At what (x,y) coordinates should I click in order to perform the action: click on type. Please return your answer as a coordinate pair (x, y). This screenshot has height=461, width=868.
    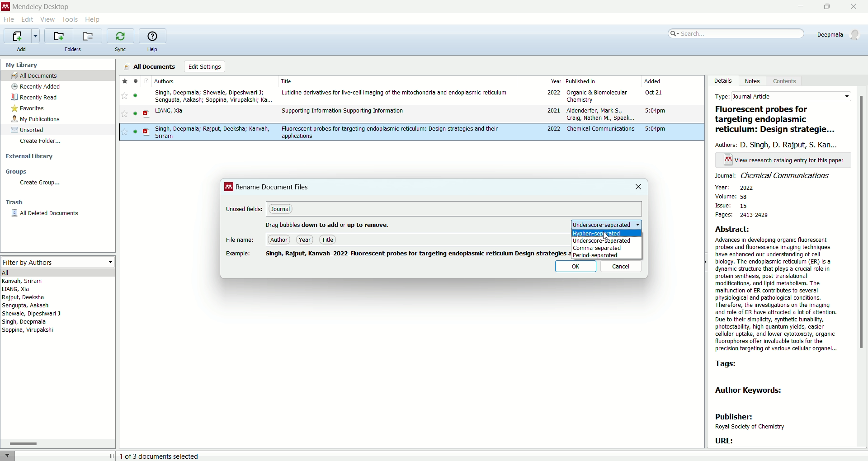
    Looking at the image, I should click on (783, 97).